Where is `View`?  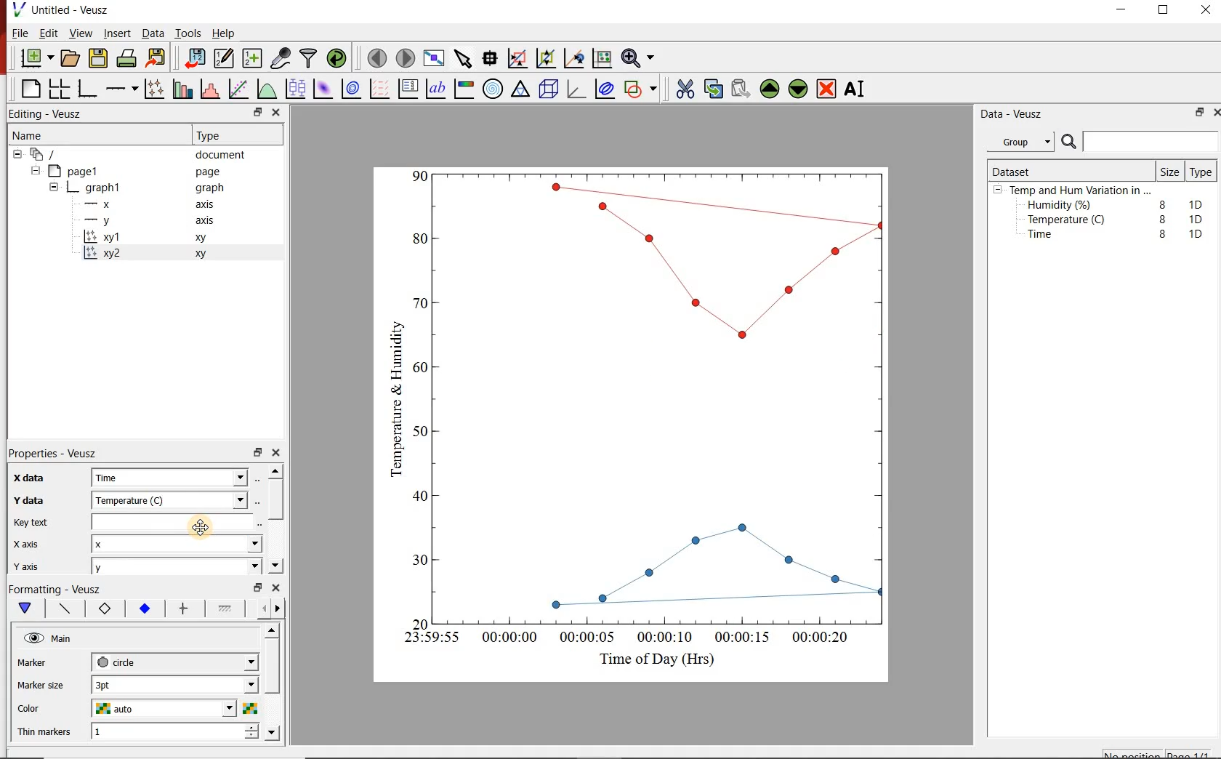 View is located at coordinates (81, 33).